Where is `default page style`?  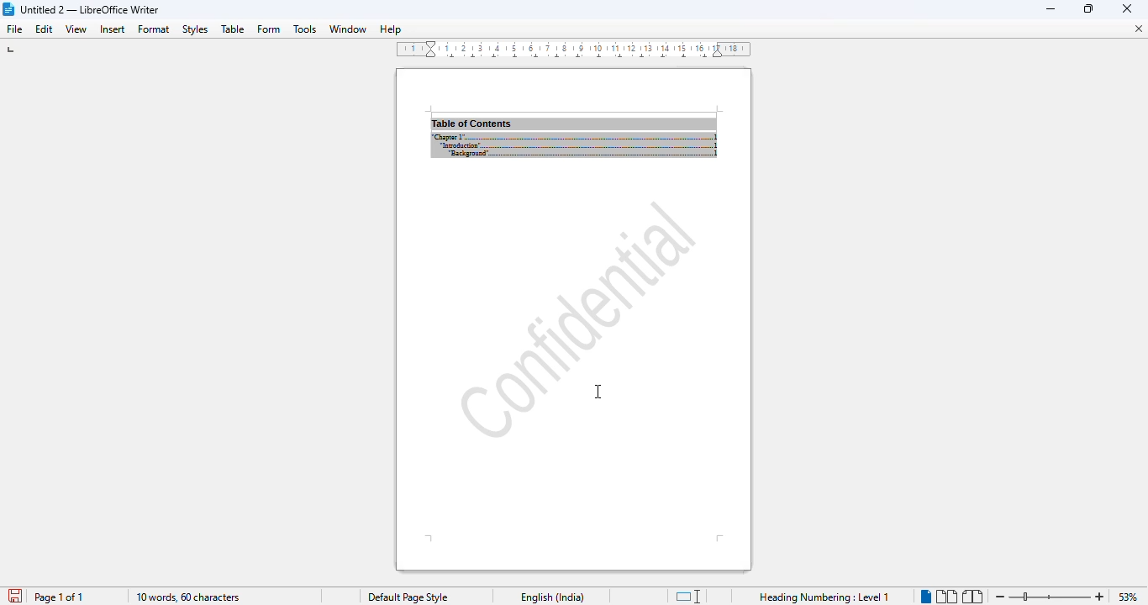
default page style is located at coordinates (410, 597).